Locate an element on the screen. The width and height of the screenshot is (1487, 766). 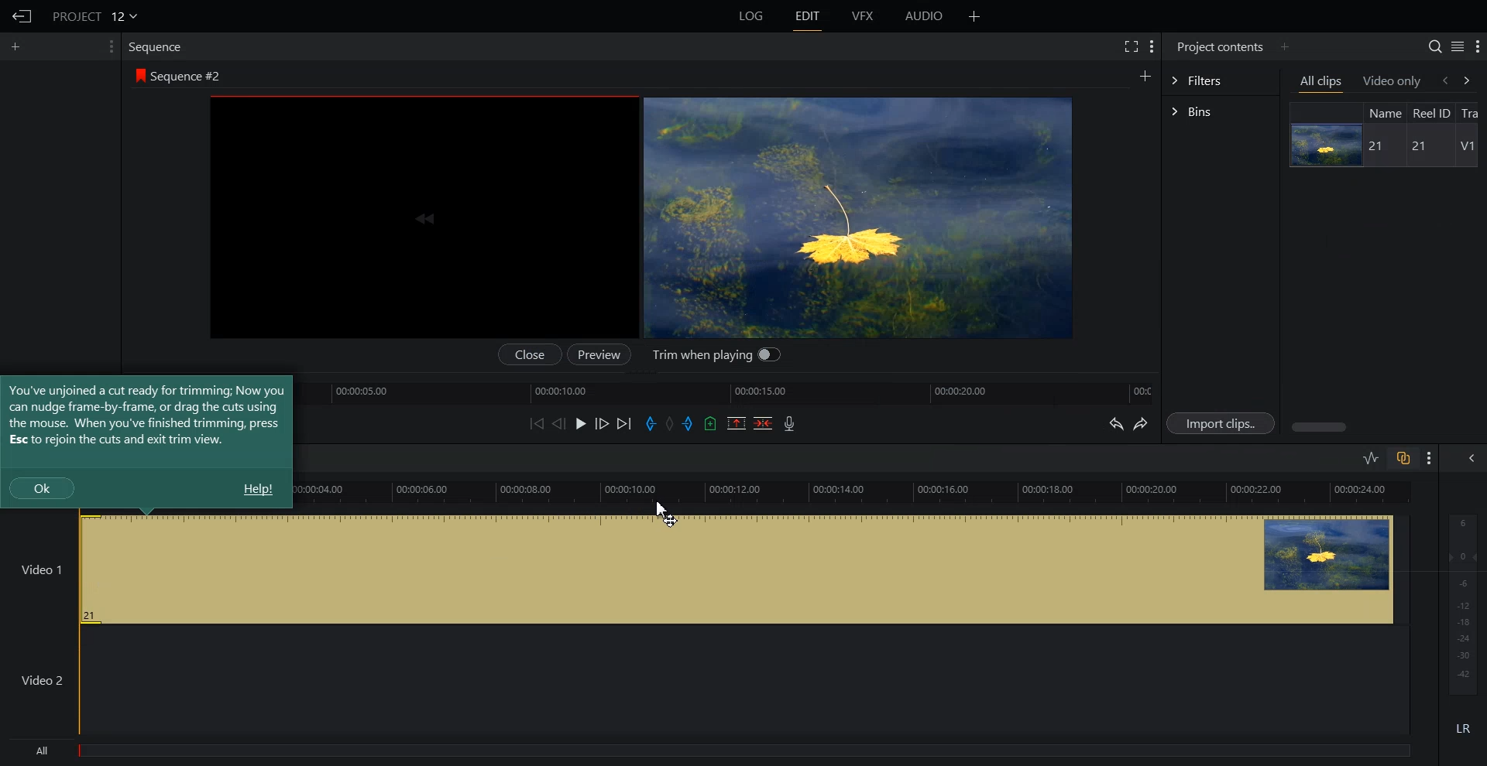
Horizontal Scroll bar is located at coordinates (1386, 427).